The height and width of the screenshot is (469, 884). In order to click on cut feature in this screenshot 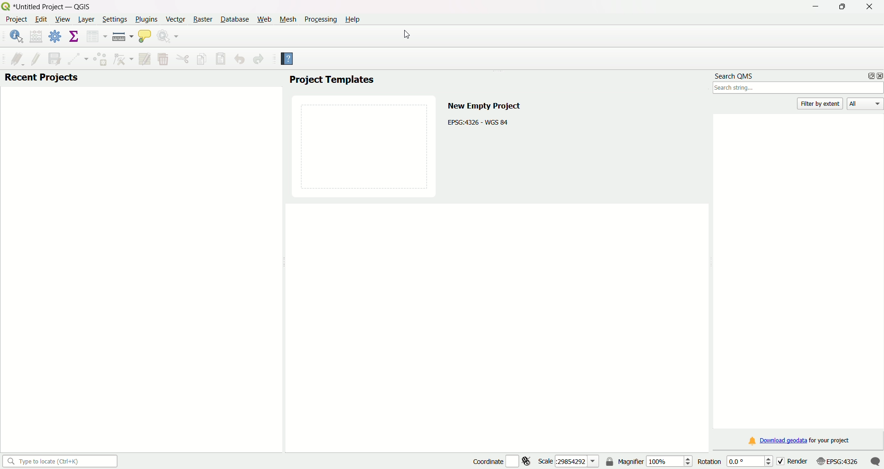, I will do `click(183, 59)`.